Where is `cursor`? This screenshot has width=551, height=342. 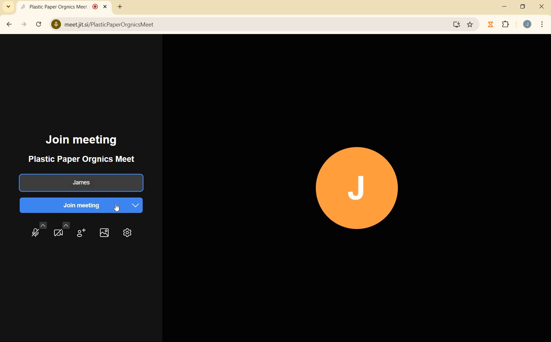 cursor is located at coordinates (119, 209).